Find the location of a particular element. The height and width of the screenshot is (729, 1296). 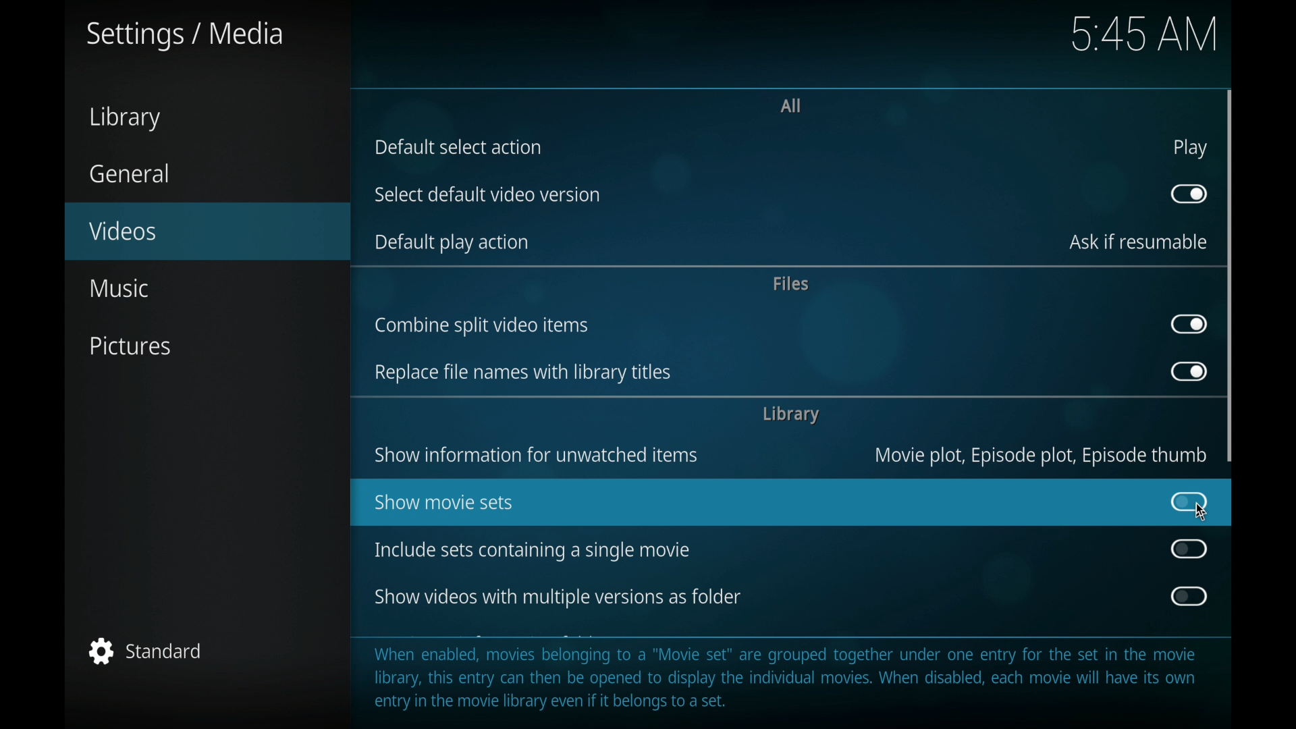

replace file is located at coordinates (522, 373).